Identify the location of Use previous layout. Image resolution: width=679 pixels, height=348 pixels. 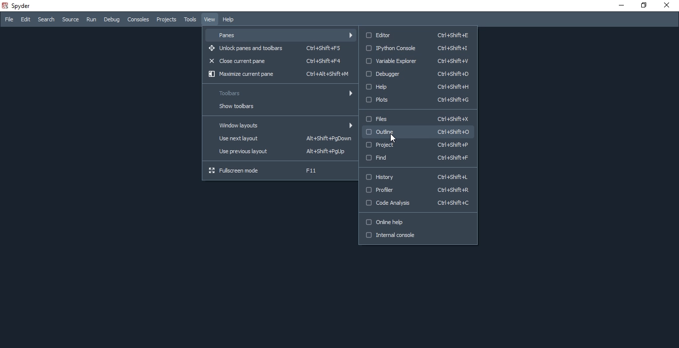
(278, 151).